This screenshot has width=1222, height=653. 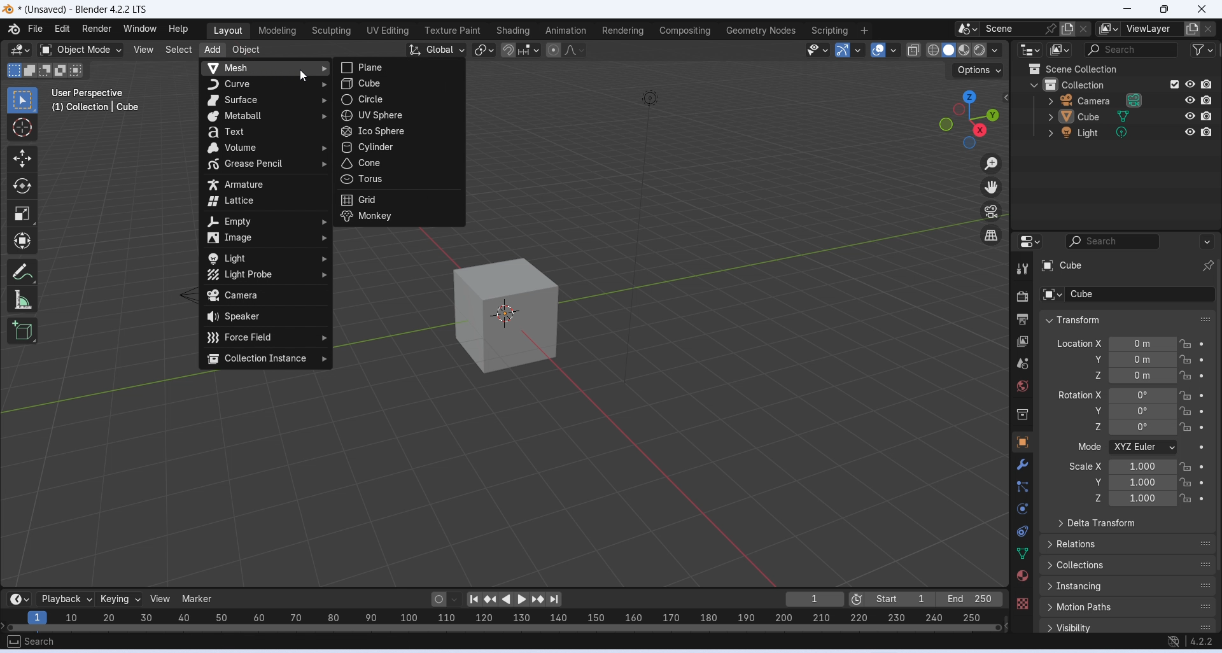 I want to click on Maximize, so click(x=1163, y=9).